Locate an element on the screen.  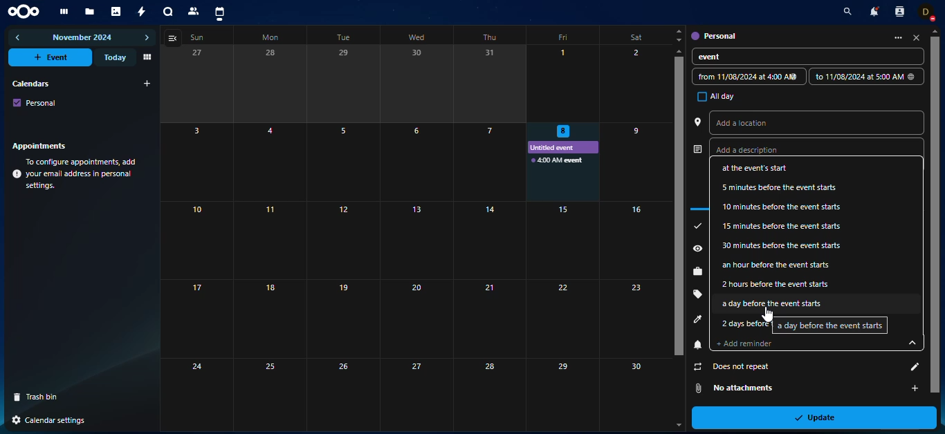
20 is located at coordinates (416, 319).